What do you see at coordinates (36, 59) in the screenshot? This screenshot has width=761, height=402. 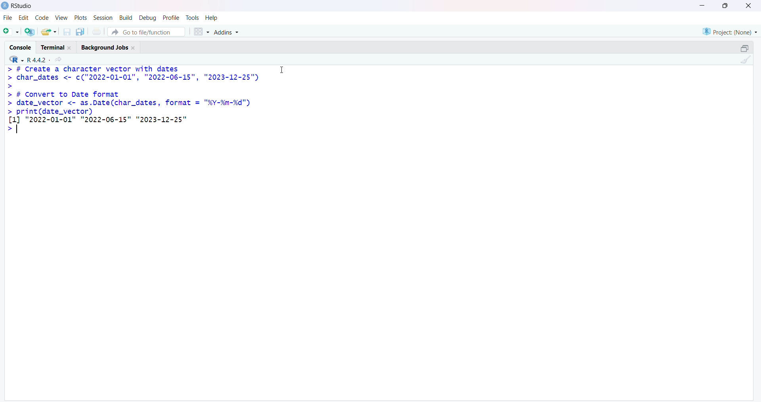 I see `R.4.2.2` at bounding box center [36, 59].